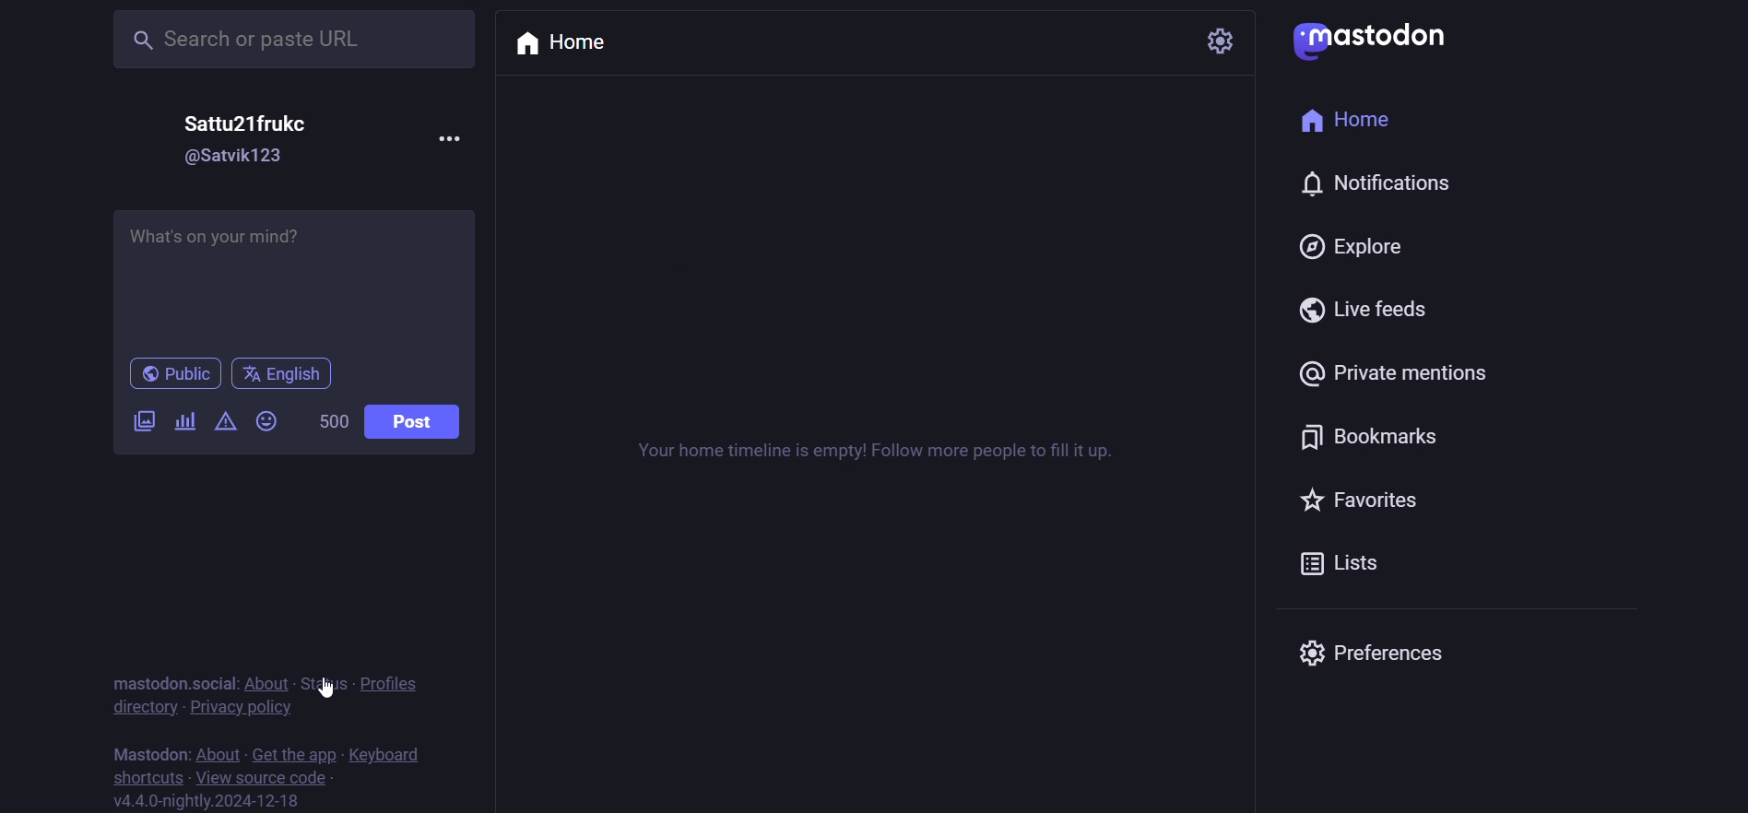  What do you see at coordinates (183, 418) in the screenshot?
I see `poll` at bounding box center [183, 418].